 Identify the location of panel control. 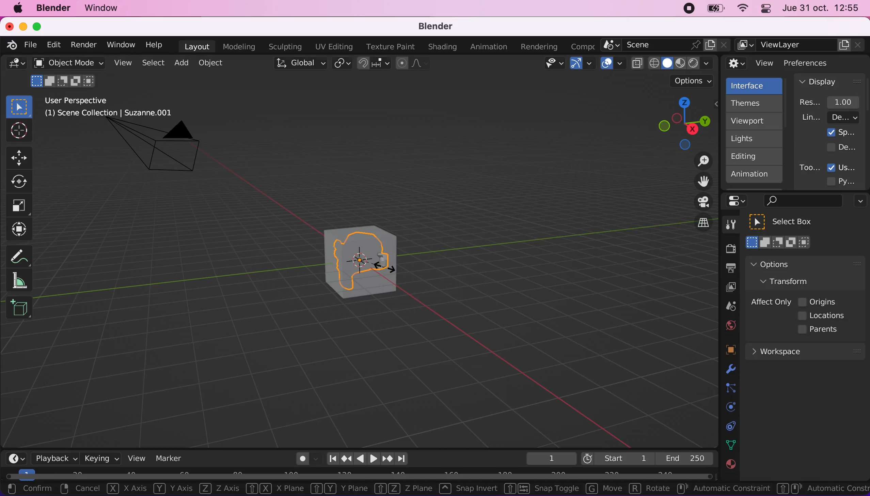
(739, 201).